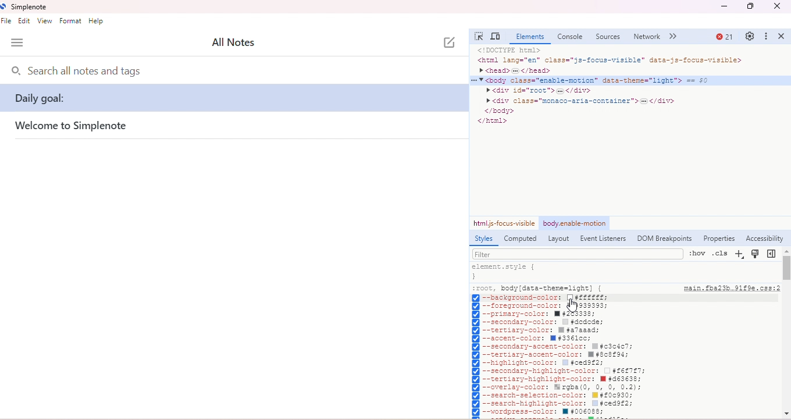 The image size is (791, 420). I want to click on console, so click(570, 37).